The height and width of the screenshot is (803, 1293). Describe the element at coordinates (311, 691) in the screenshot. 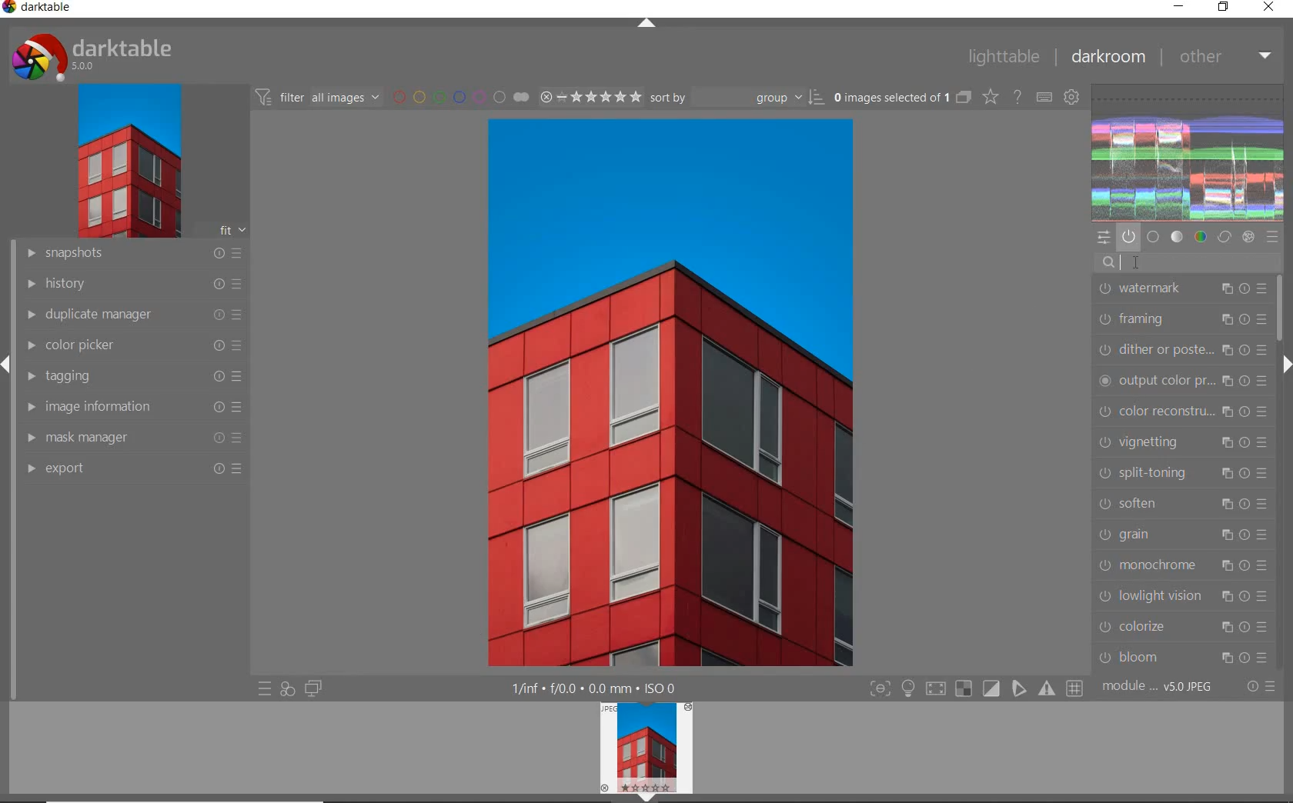

I see `display a second darkroom image window` at that location.